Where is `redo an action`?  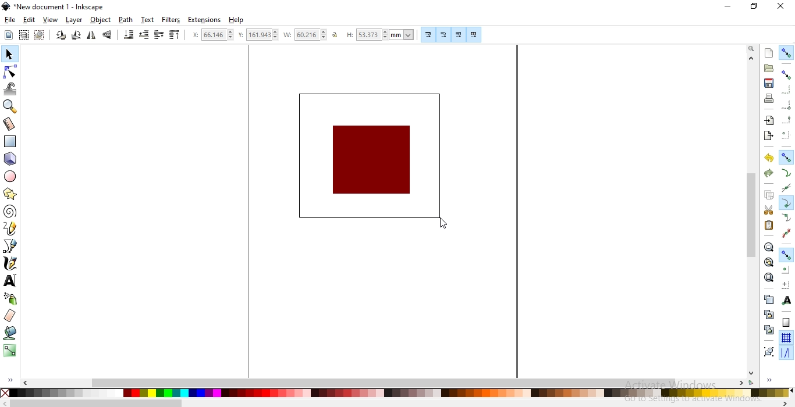
redo an action is located at coordinates (768, 172).